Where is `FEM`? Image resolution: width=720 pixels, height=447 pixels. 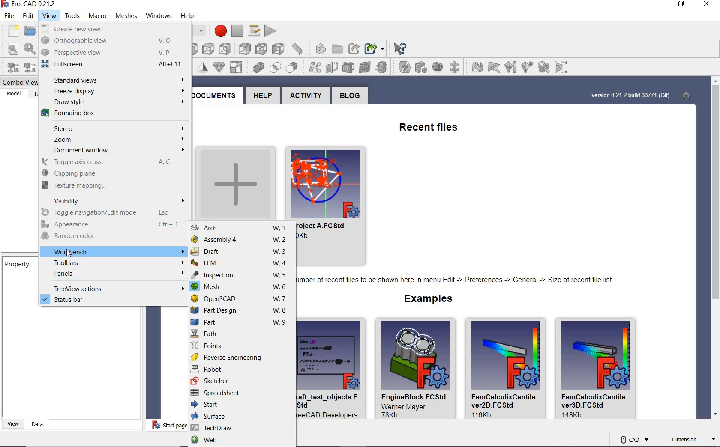 FEM is located at coordinates (242, 263).